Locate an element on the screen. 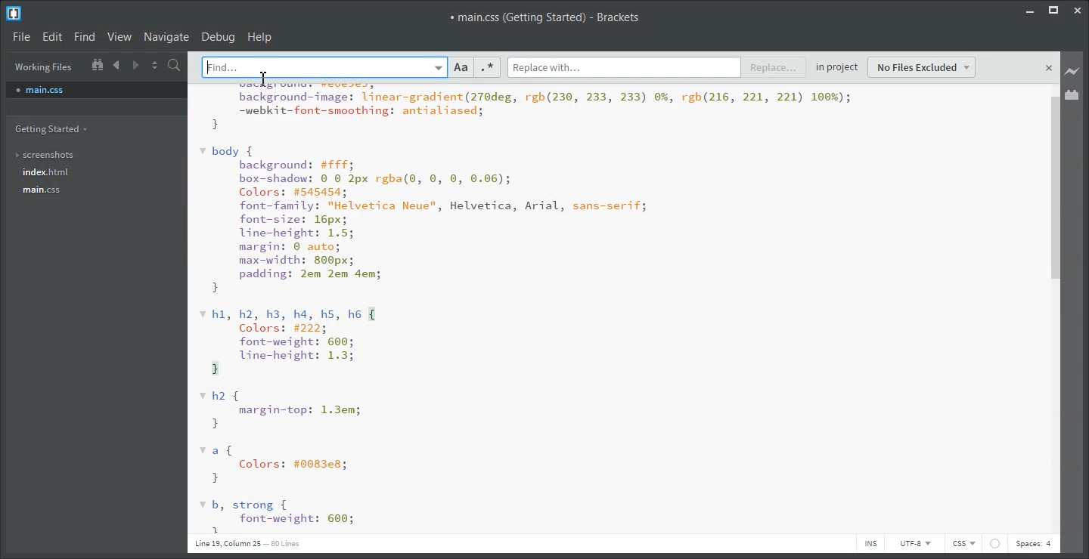 The image size is (1089, 559). Getting Started is located at coordinates (54, 129).